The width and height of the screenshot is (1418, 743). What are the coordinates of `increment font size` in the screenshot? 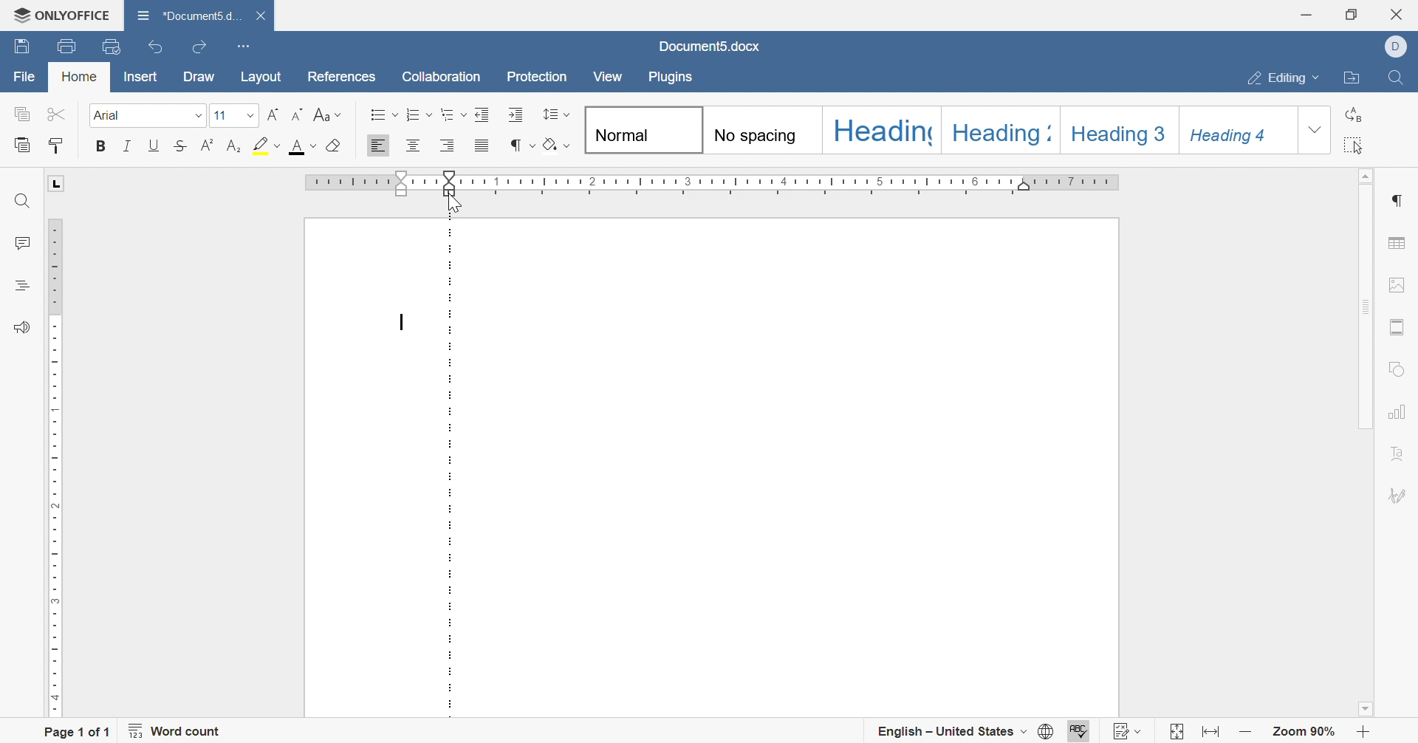 It's located at (273, 113).